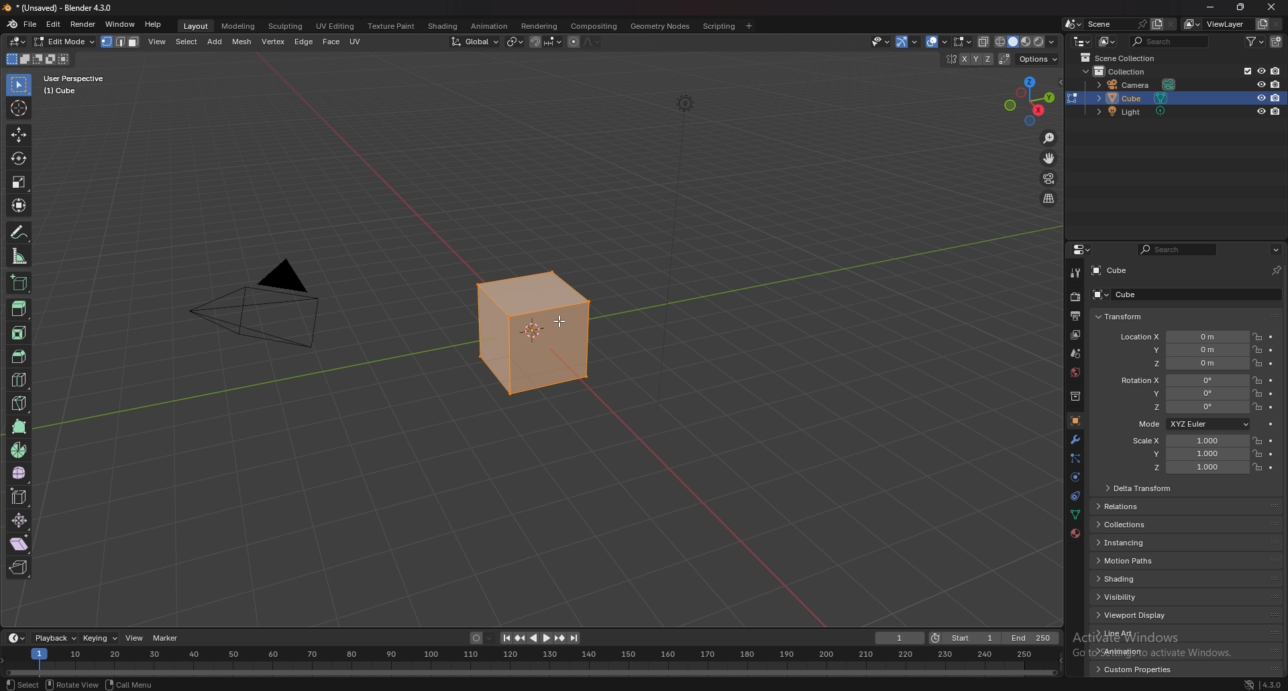  Describe the element at coordinates (1077, 334) in the screenshot. I see `view layer` at that location.